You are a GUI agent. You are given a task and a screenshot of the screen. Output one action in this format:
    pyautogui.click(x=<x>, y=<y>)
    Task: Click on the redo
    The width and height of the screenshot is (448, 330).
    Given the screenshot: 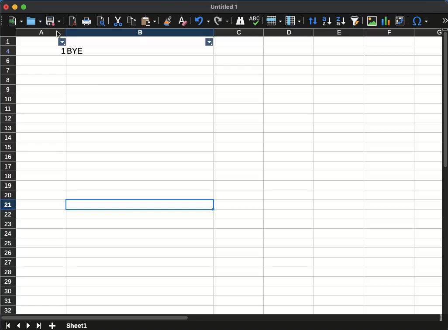 What is the action you would take?
    pyautogui.click(x=221, y=21)
    